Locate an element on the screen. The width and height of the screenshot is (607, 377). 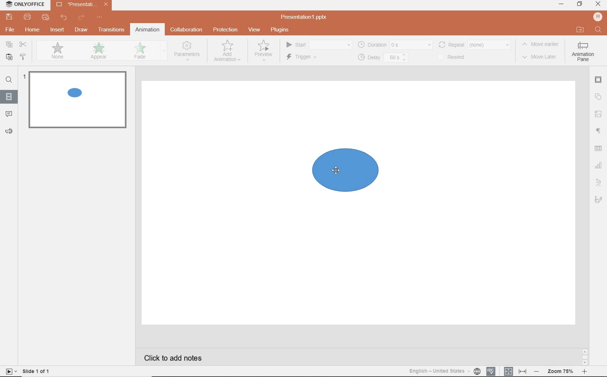
file name is located at coordinates (306, 17).